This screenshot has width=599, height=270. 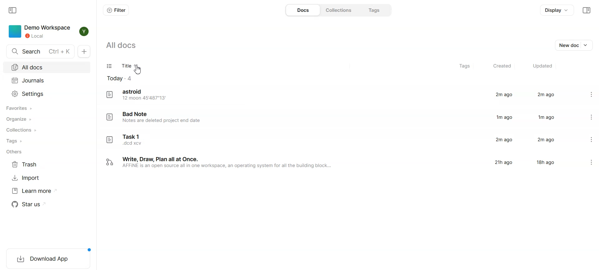 I want to click on Docs, so click(x=303, y=10).